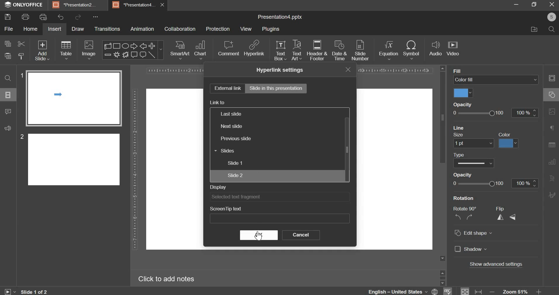  What do you see at coordinates (37, 291) in the screenshot?
I see `Slide 1 of 2` at bounding box center [37, 291].